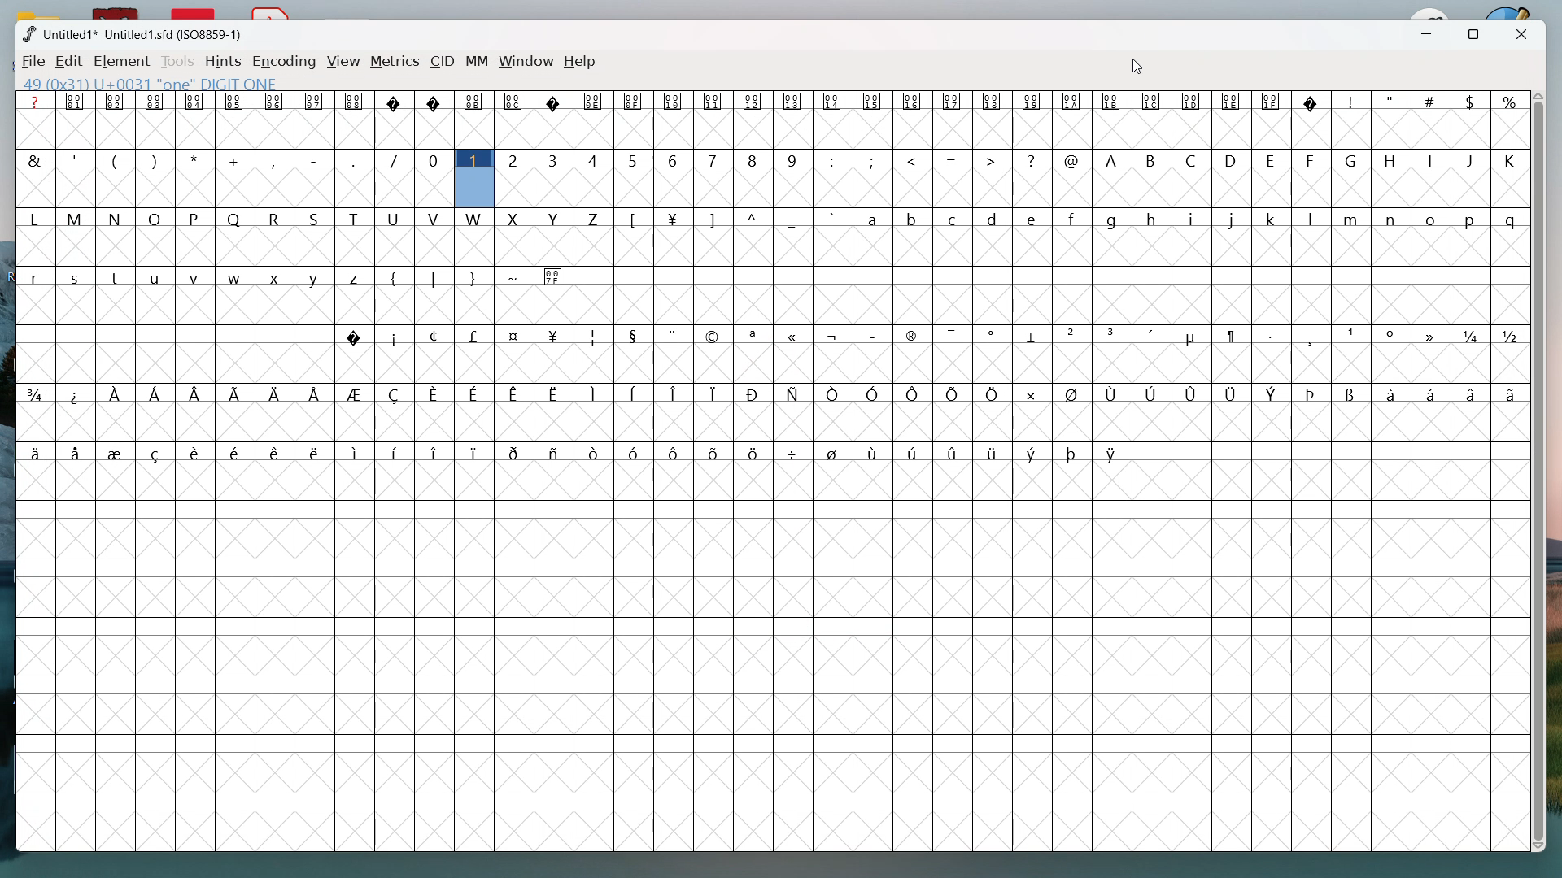 Image resolution: width=1562 pixels, height=878 pixels. I want to click on cursor, so click(1135, 66).